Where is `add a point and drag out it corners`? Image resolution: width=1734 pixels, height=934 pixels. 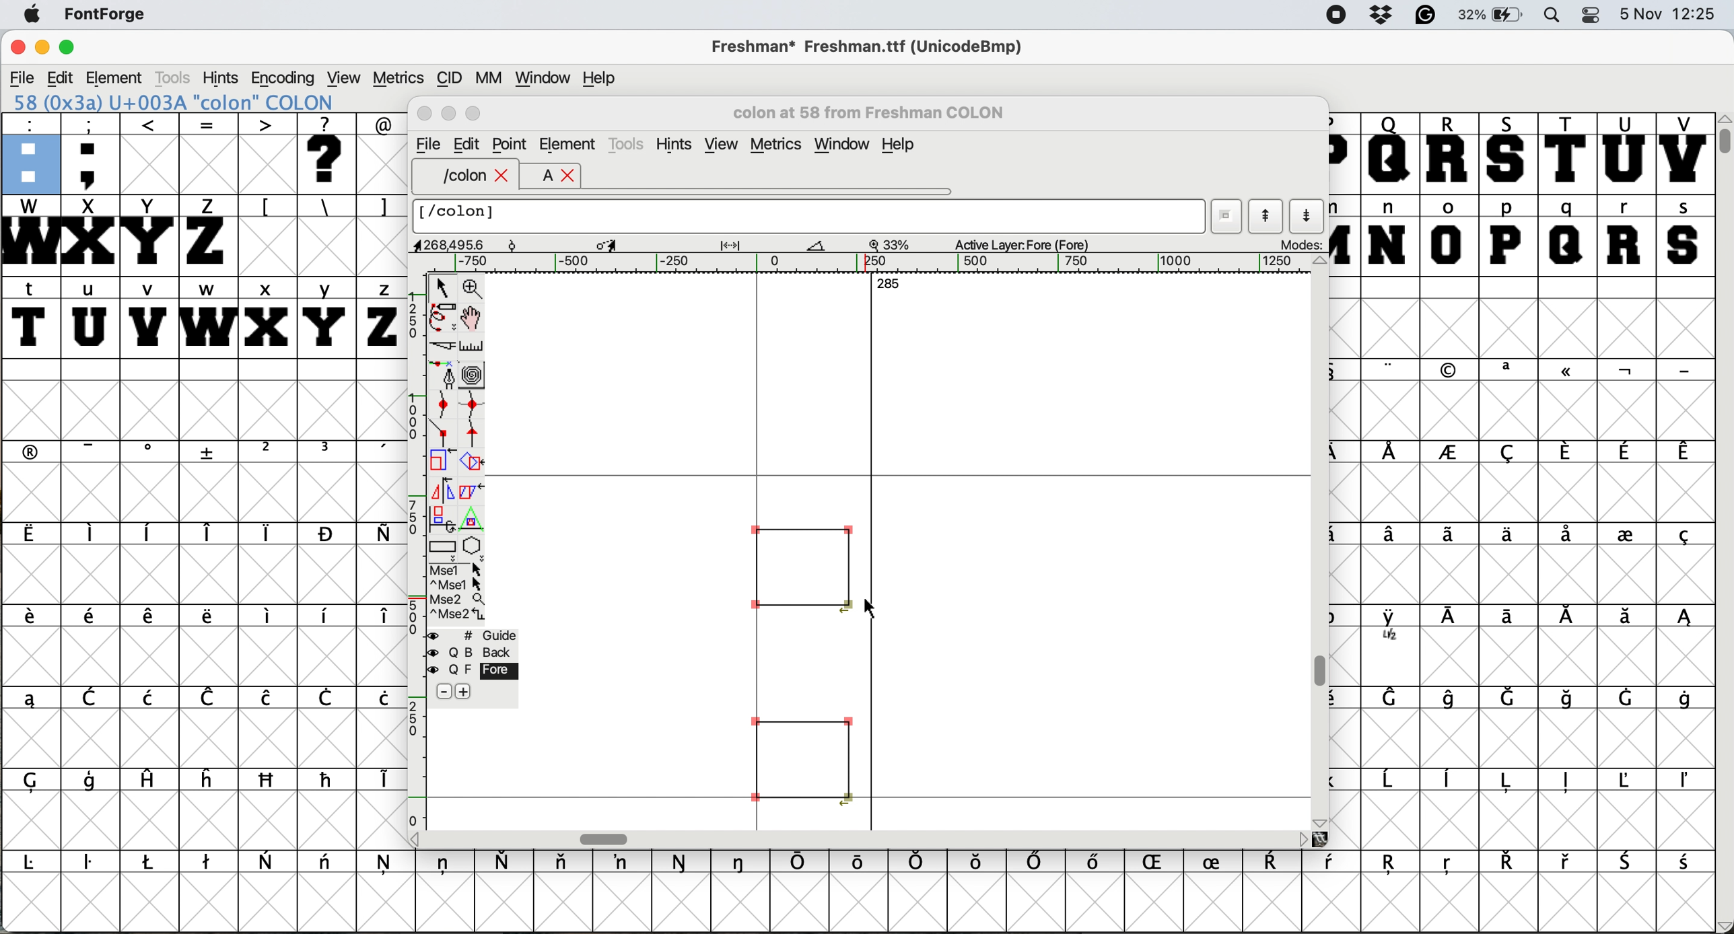 add a point and drag out it corners is located at coordinates (443, 375).